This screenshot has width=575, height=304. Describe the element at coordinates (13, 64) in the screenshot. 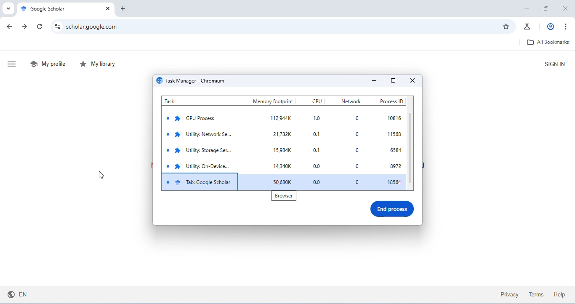

I see `show side bar` at that location.